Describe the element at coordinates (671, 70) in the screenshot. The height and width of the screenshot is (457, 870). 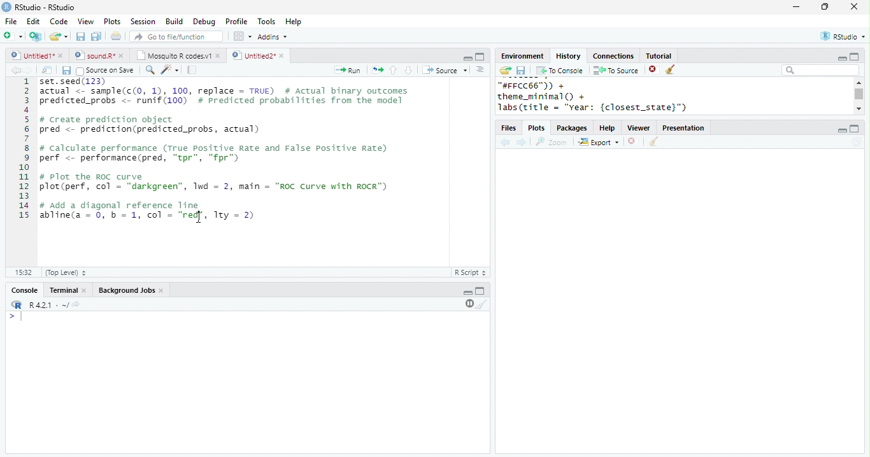
I see `clear` at that location.